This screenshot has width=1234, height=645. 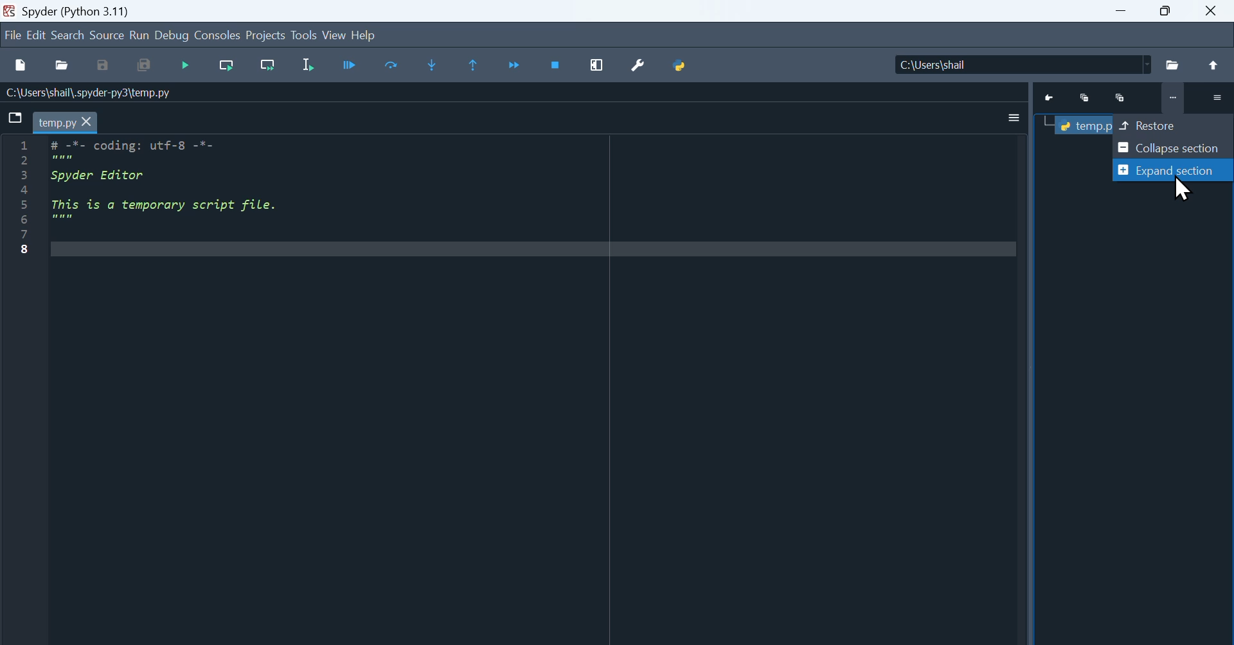 What do you see at coordinates (9, 10) in the screenshot?
I see `Spyder icon` at bounding box center [9, 10].